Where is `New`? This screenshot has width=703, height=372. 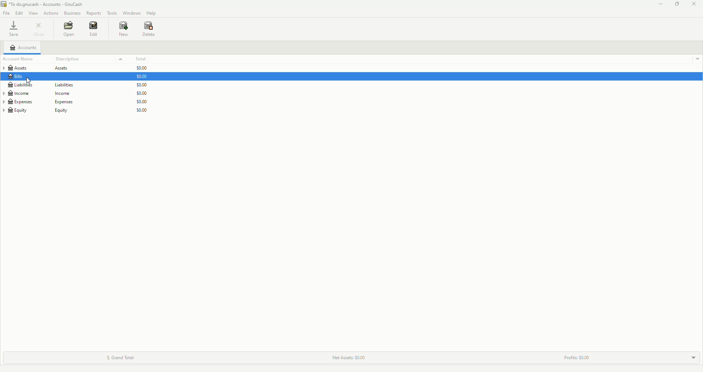 New is located at coordinates (124, 29).